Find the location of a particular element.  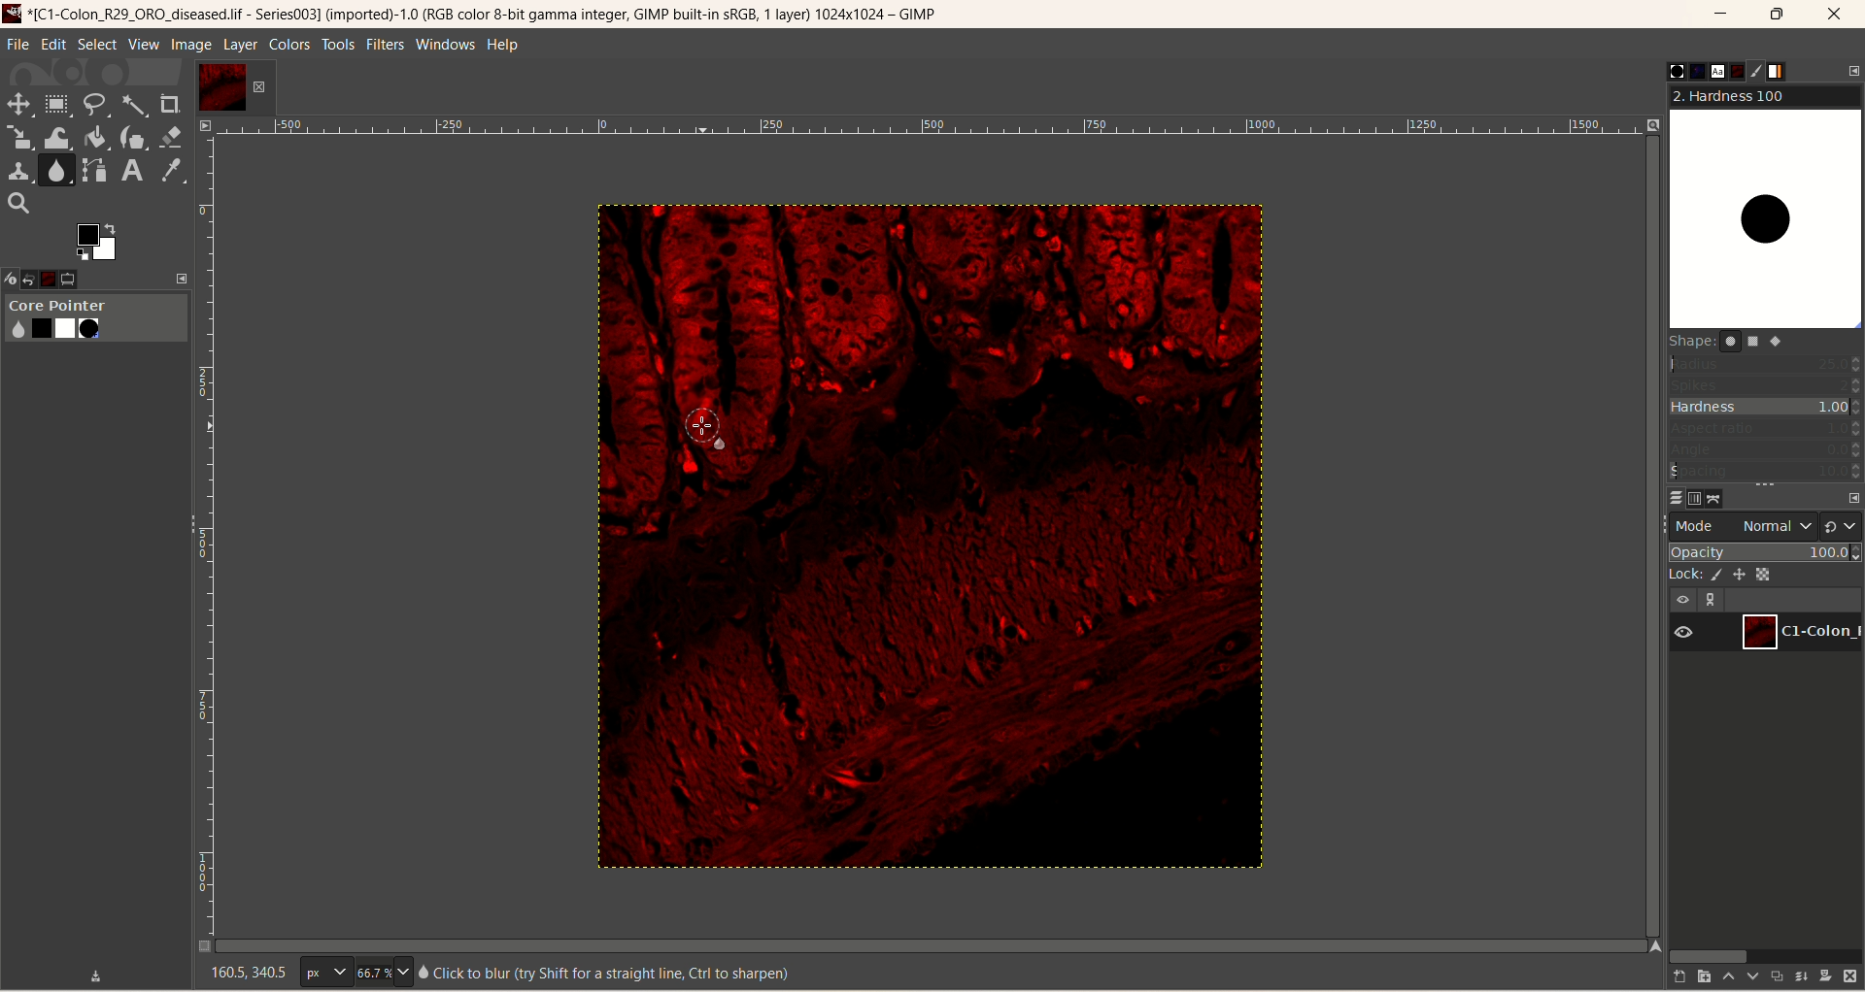

raise this layer one step is located at coordinates (1725, 977).